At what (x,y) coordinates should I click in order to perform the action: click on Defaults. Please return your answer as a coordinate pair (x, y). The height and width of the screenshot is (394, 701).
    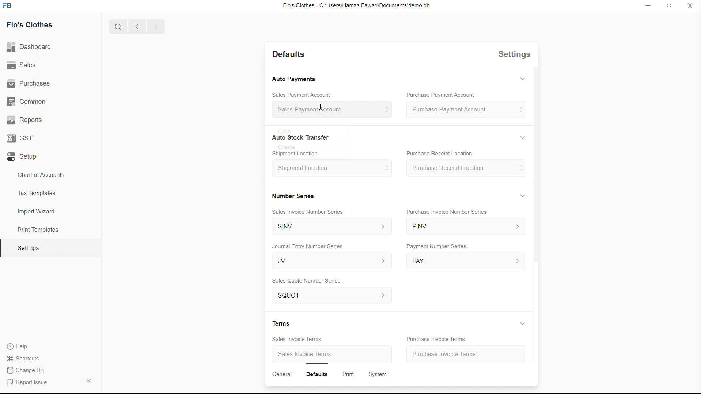
    Looking at the image, I should click on (315, 374).